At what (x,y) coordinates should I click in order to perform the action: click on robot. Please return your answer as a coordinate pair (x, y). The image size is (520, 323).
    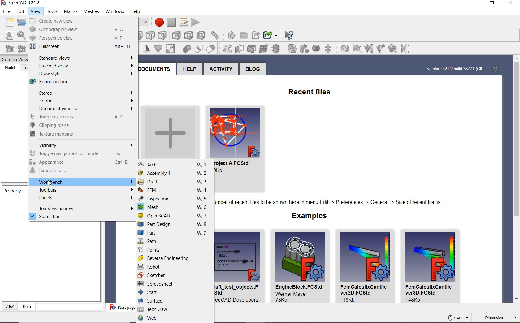
    Looking at the image, I should click on (174, 266).